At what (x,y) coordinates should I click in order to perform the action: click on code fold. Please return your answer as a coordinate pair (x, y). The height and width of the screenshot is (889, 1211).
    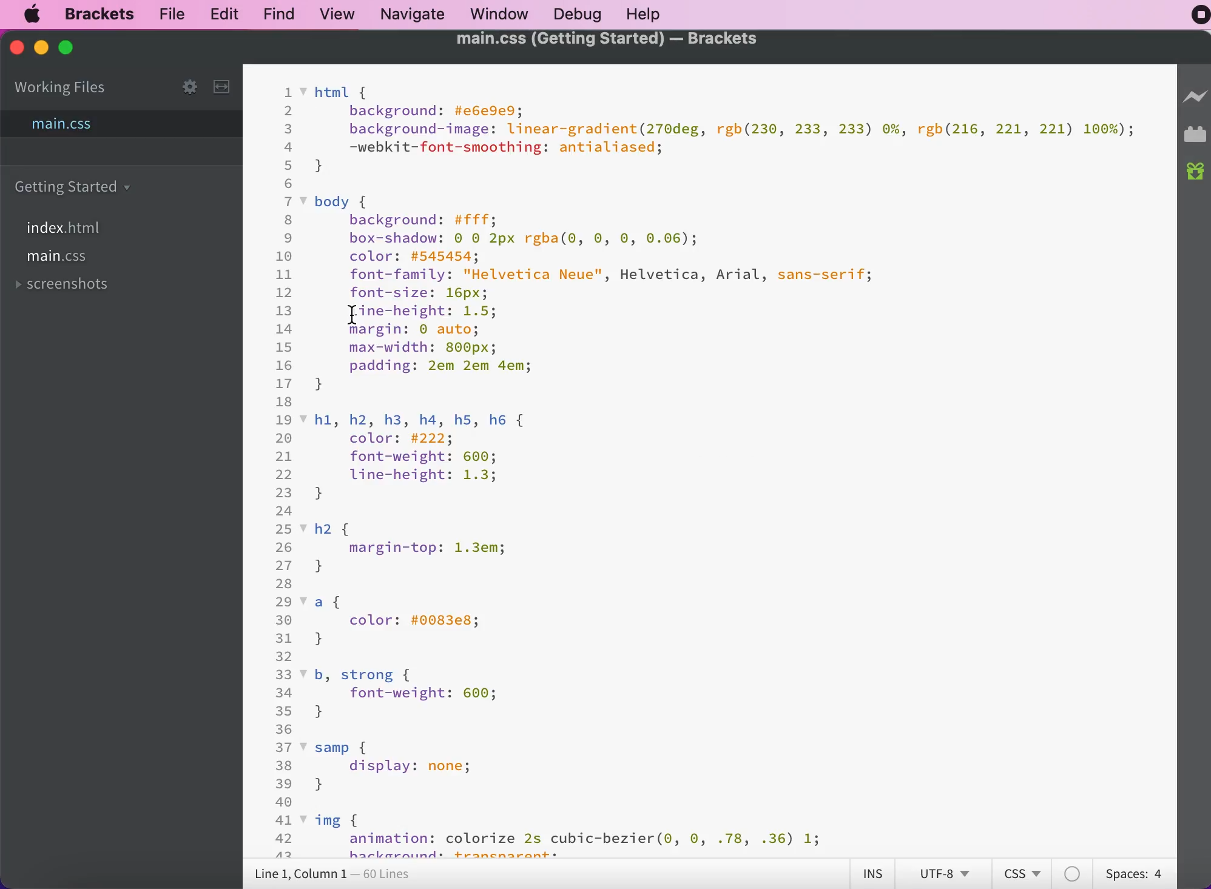
    Looking at the image, I should click on (304, 92).